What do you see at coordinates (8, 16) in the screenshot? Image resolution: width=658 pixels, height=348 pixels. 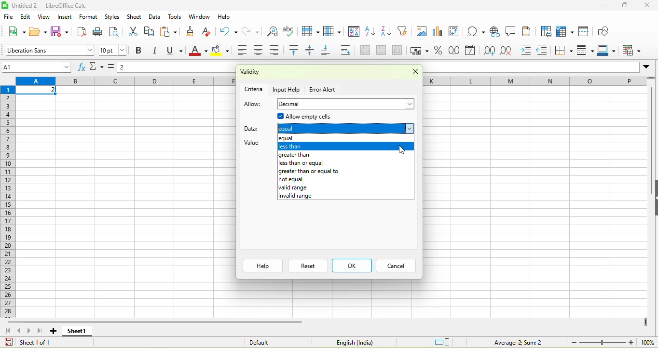 I see `file` at bounding box center [8, 16].